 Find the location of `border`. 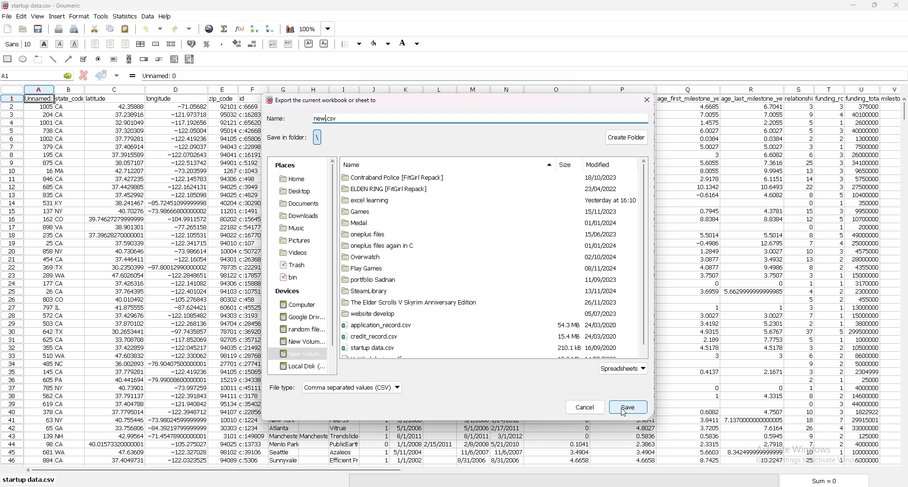

border is located at coordinates (352, 43).